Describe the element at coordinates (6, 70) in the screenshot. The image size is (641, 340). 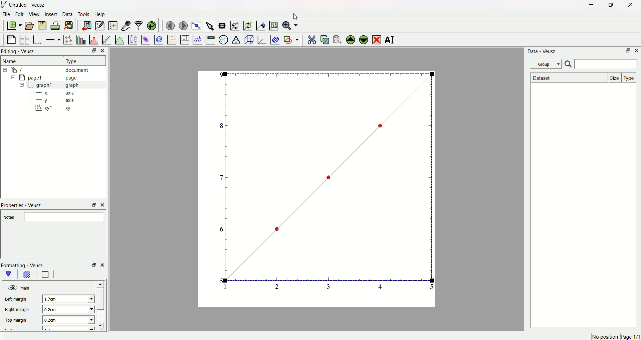
I see `collapse` at that location.